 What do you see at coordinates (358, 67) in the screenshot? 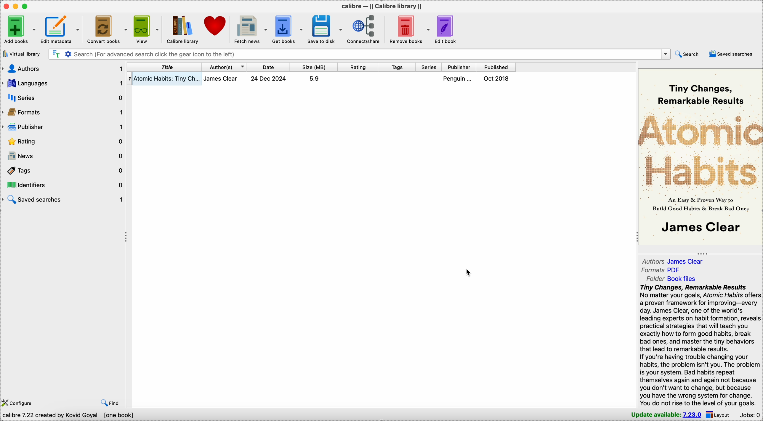
I see `rating` at bounding box center [358, 67].